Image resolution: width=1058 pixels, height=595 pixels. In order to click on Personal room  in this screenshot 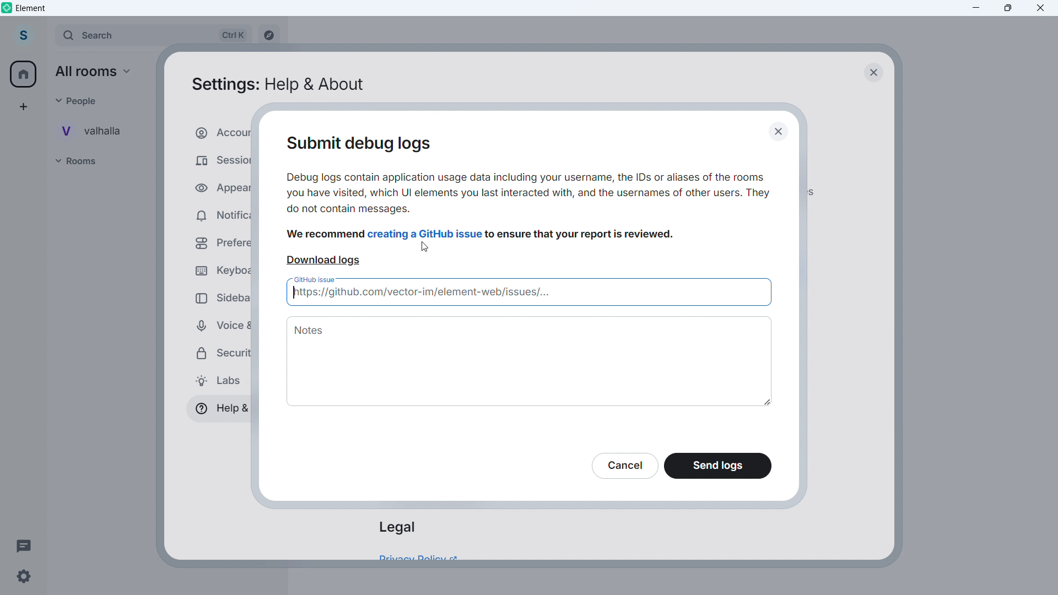, I will do `click(96, 131)`.